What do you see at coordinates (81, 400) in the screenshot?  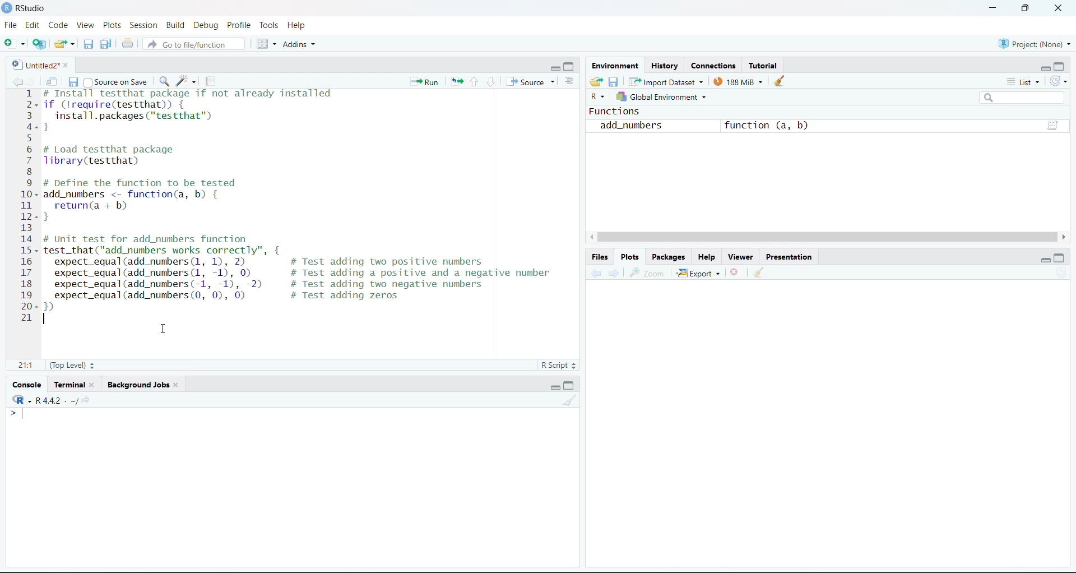 I see `view the current working  directory` at bounding box center [81, 400].